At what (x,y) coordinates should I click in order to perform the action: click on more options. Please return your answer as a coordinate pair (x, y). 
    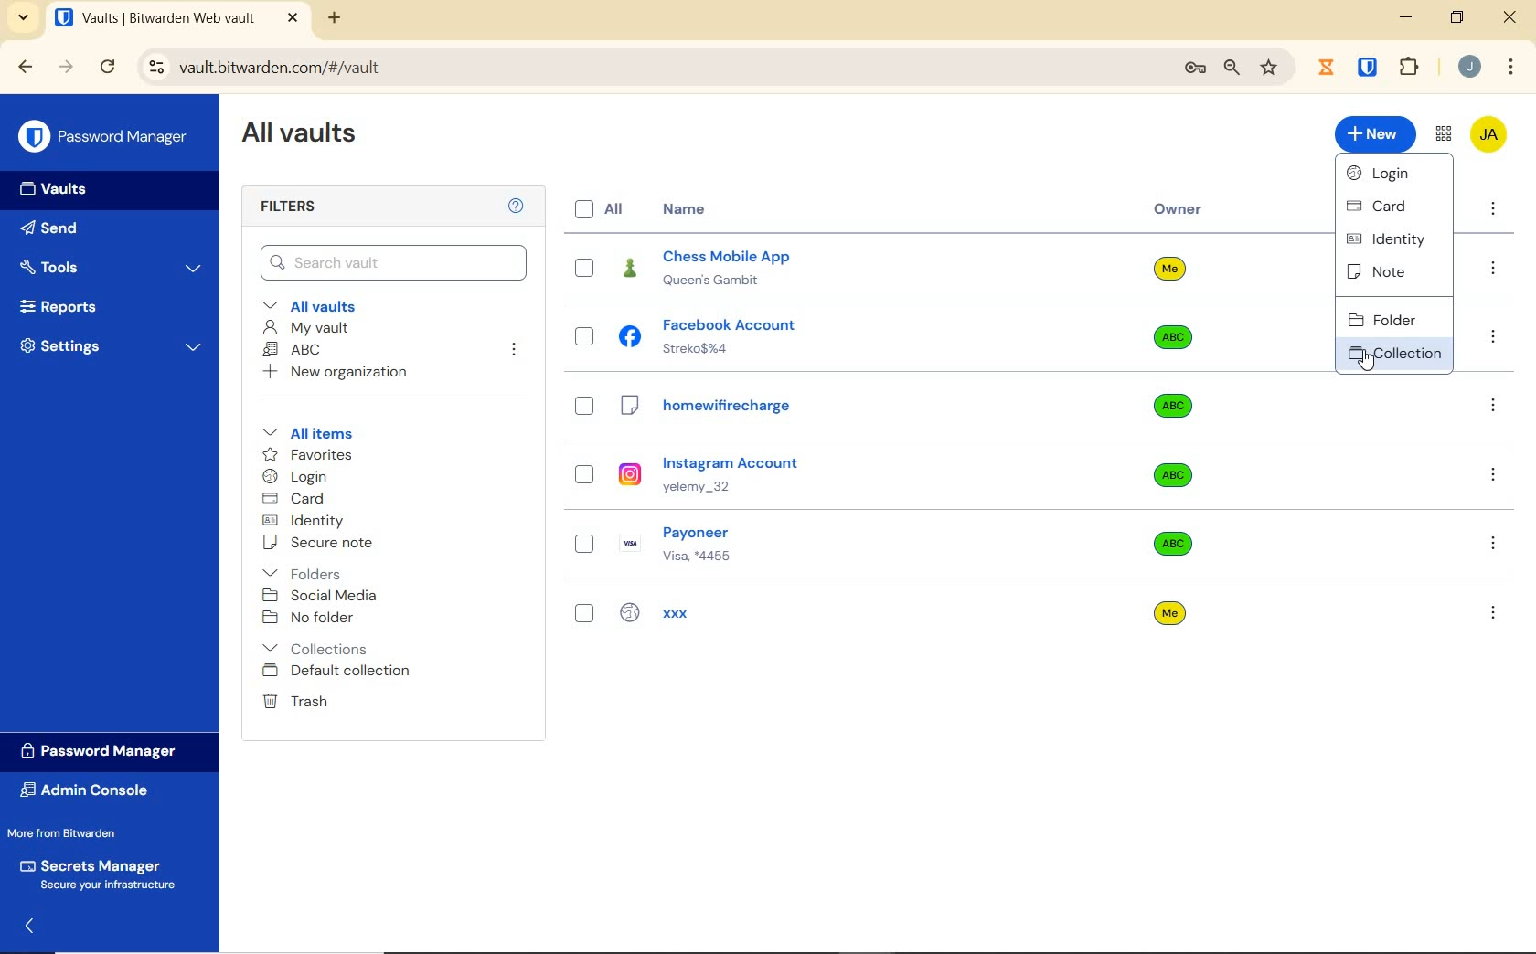
    Looking at the image, I should click on (1492, 211).